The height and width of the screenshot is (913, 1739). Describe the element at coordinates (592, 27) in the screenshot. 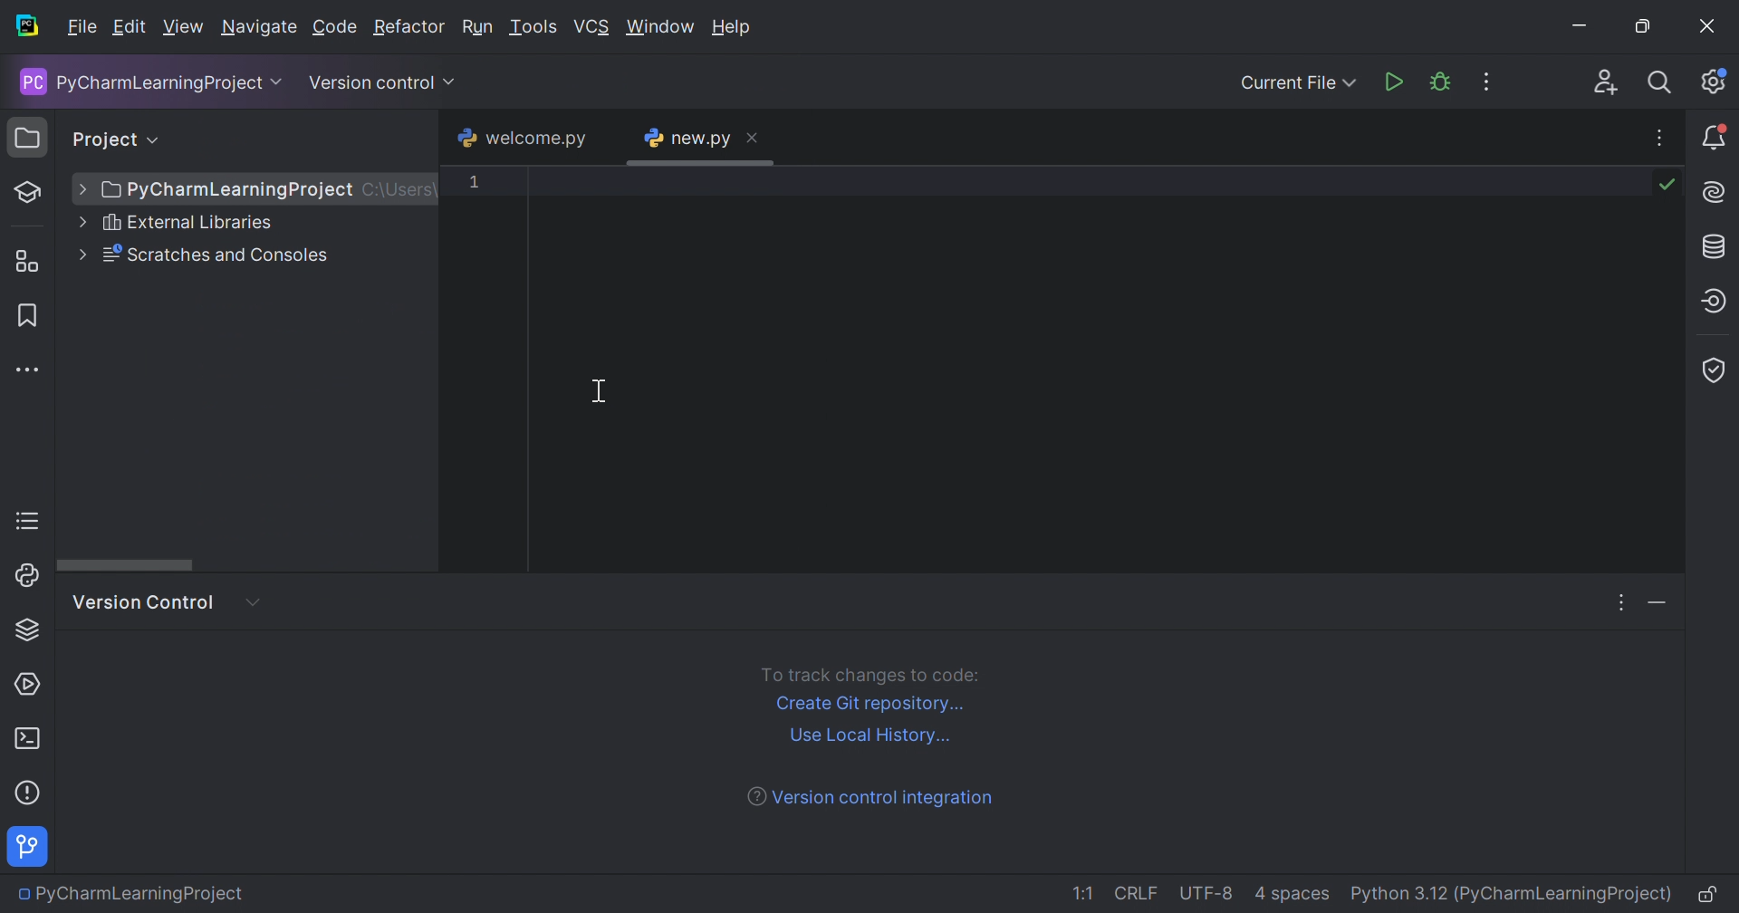

I see `VCS` at that location.